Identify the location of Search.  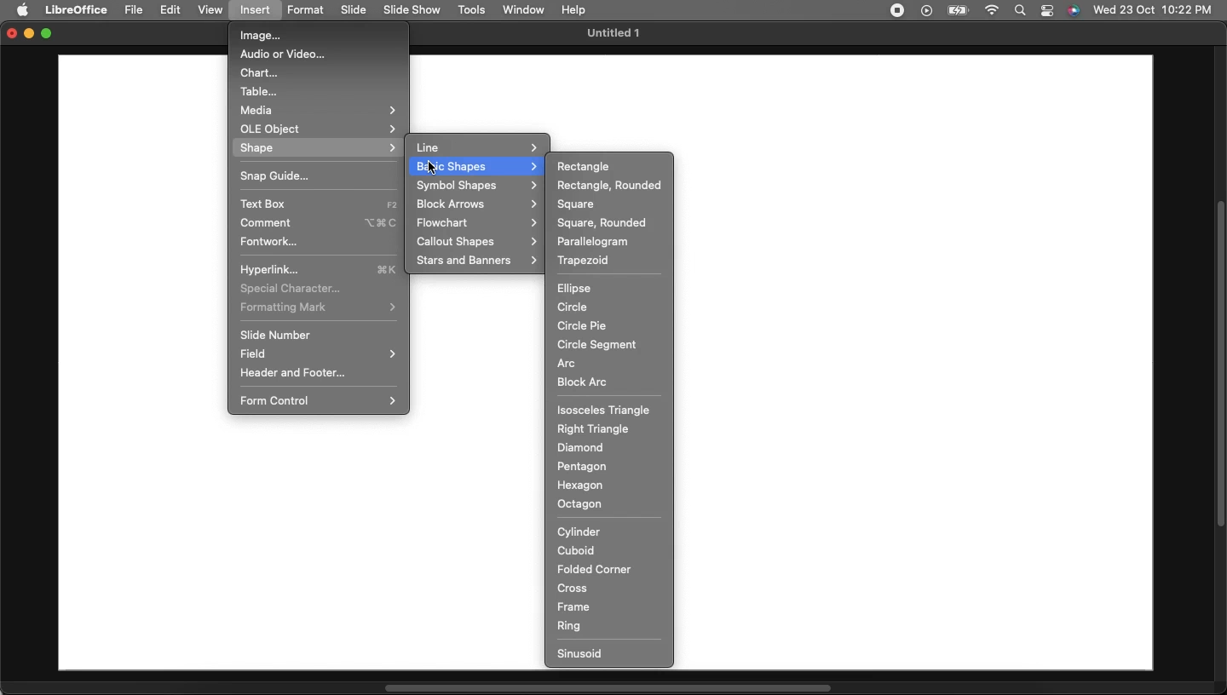
(1019, 11).